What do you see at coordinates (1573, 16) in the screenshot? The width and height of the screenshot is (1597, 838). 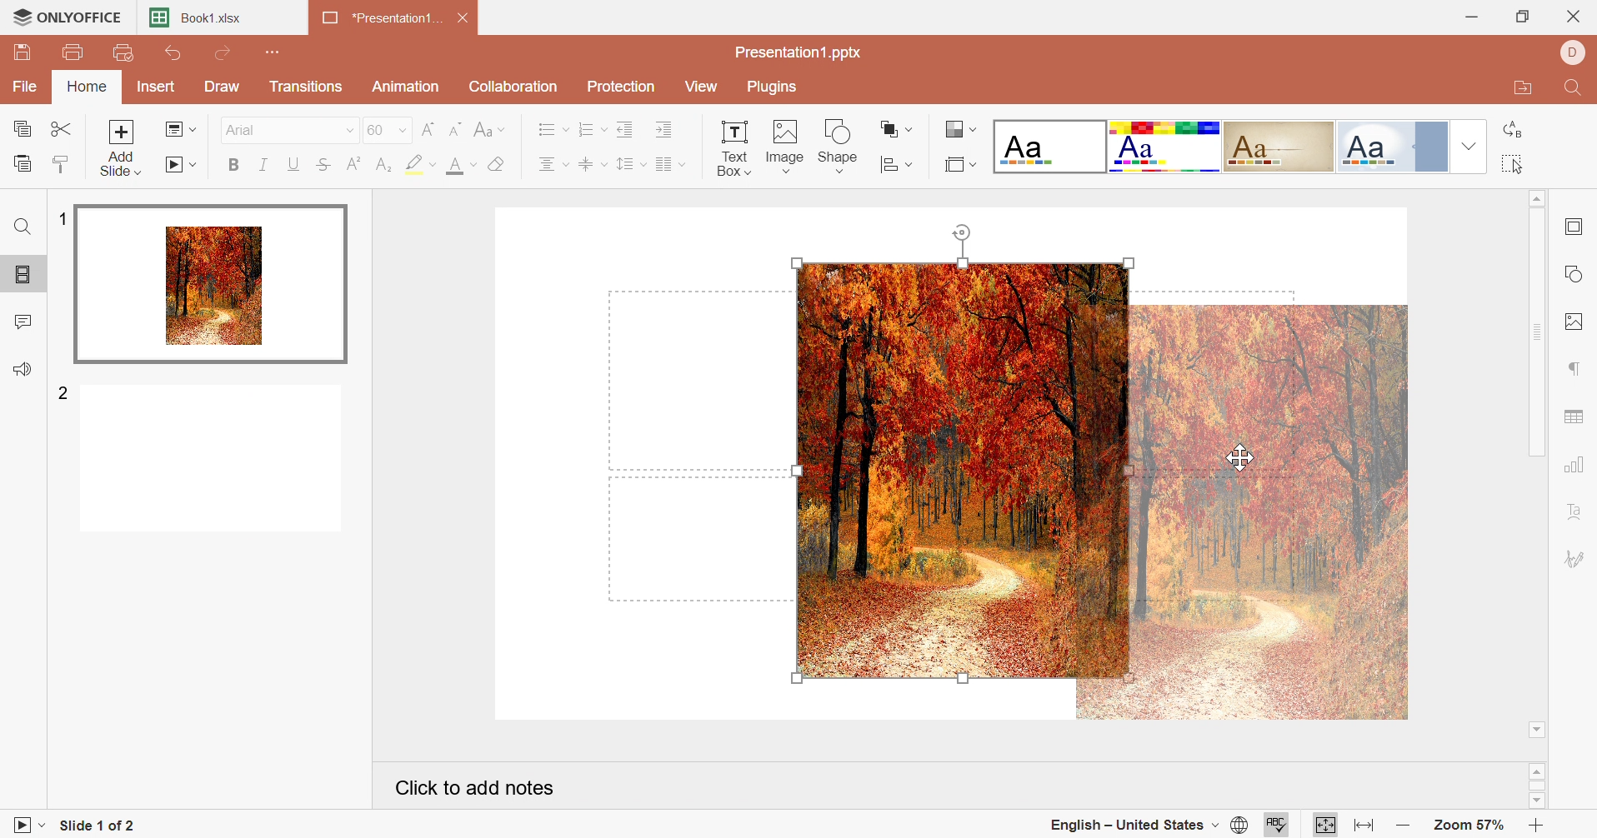 I see `Close` at bounding box center [1573, 16].